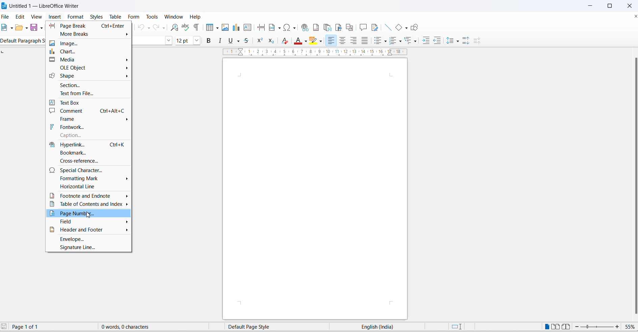  Describe the element at coordinates (89, 178) in the screenshot. I see `formatting mark` at that location.